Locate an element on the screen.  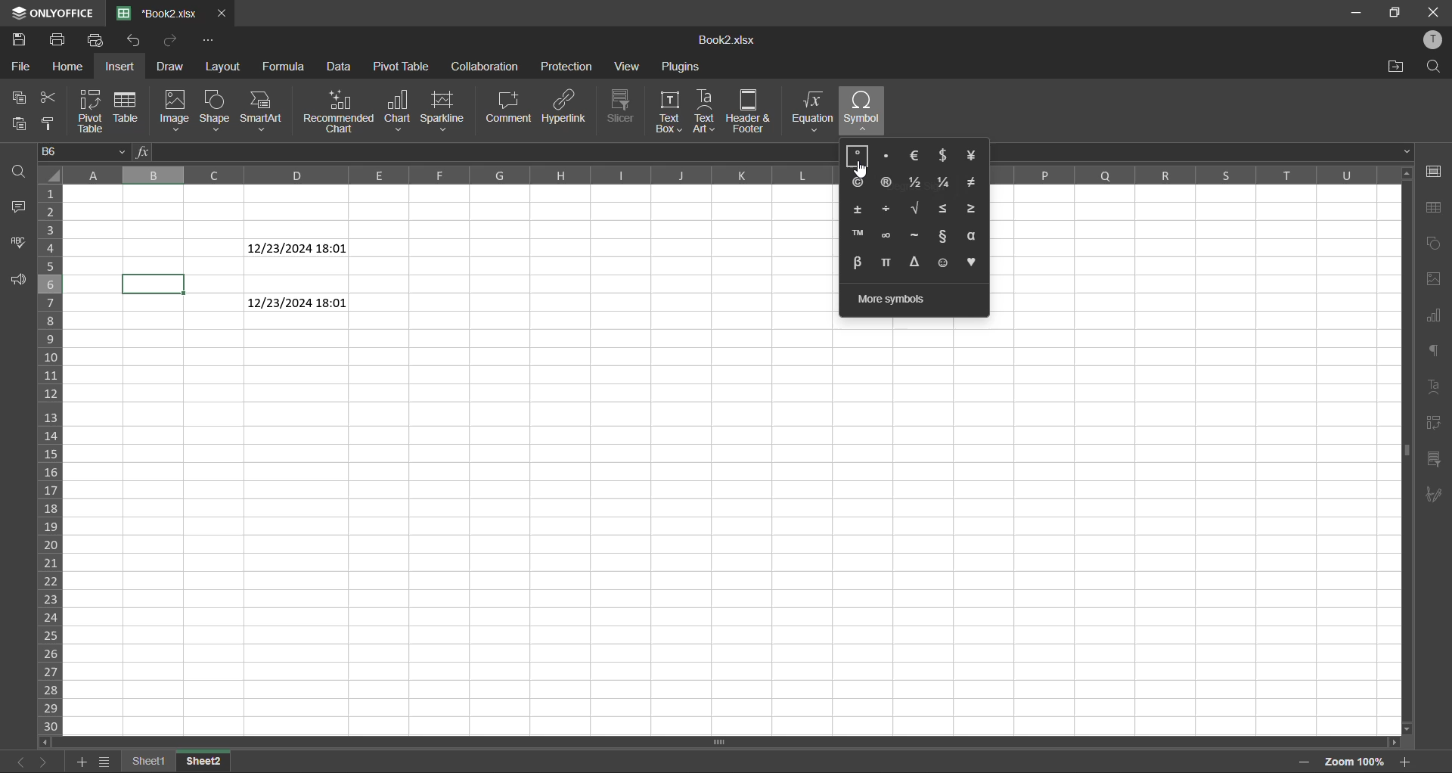
formula is located at coordinates (288, 67).